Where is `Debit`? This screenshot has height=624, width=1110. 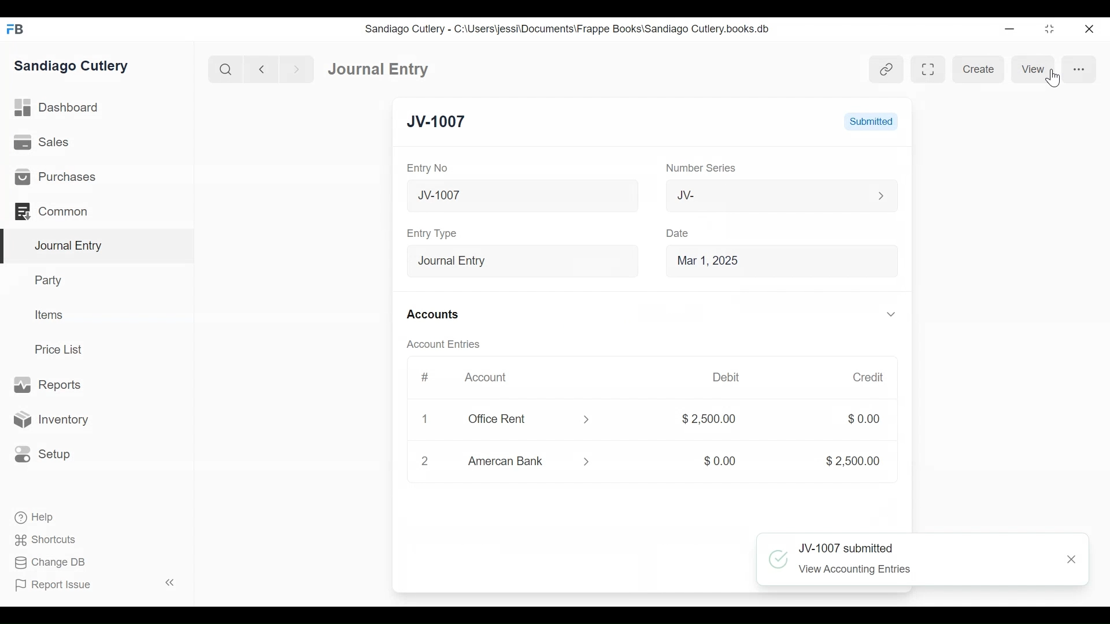 Debit is located at coordinates (723, 377).